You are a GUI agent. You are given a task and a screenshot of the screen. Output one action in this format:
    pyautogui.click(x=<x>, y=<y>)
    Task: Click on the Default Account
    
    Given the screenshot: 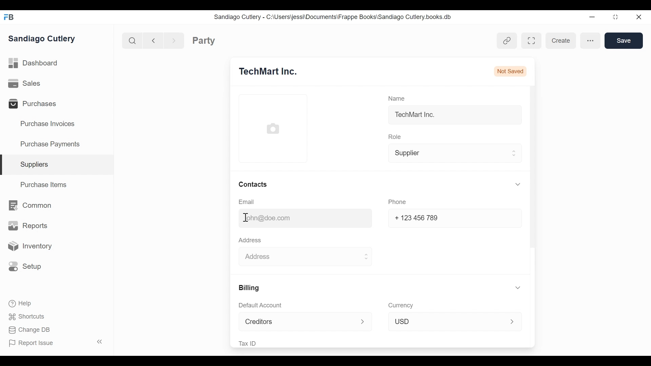 What is the action you would take?
    pyautogui.click(x=263, y=306)
    